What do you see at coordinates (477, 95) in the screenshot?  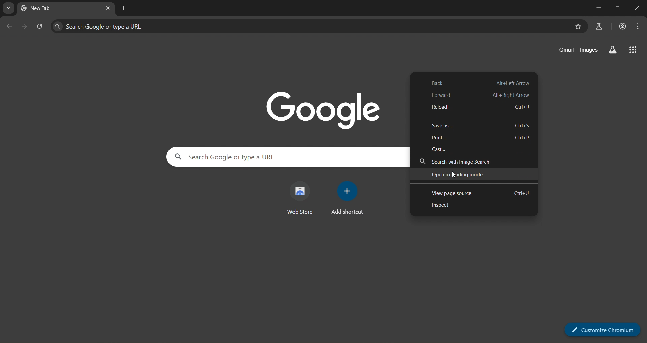 I see `forward` at bounding box center [477, 95].